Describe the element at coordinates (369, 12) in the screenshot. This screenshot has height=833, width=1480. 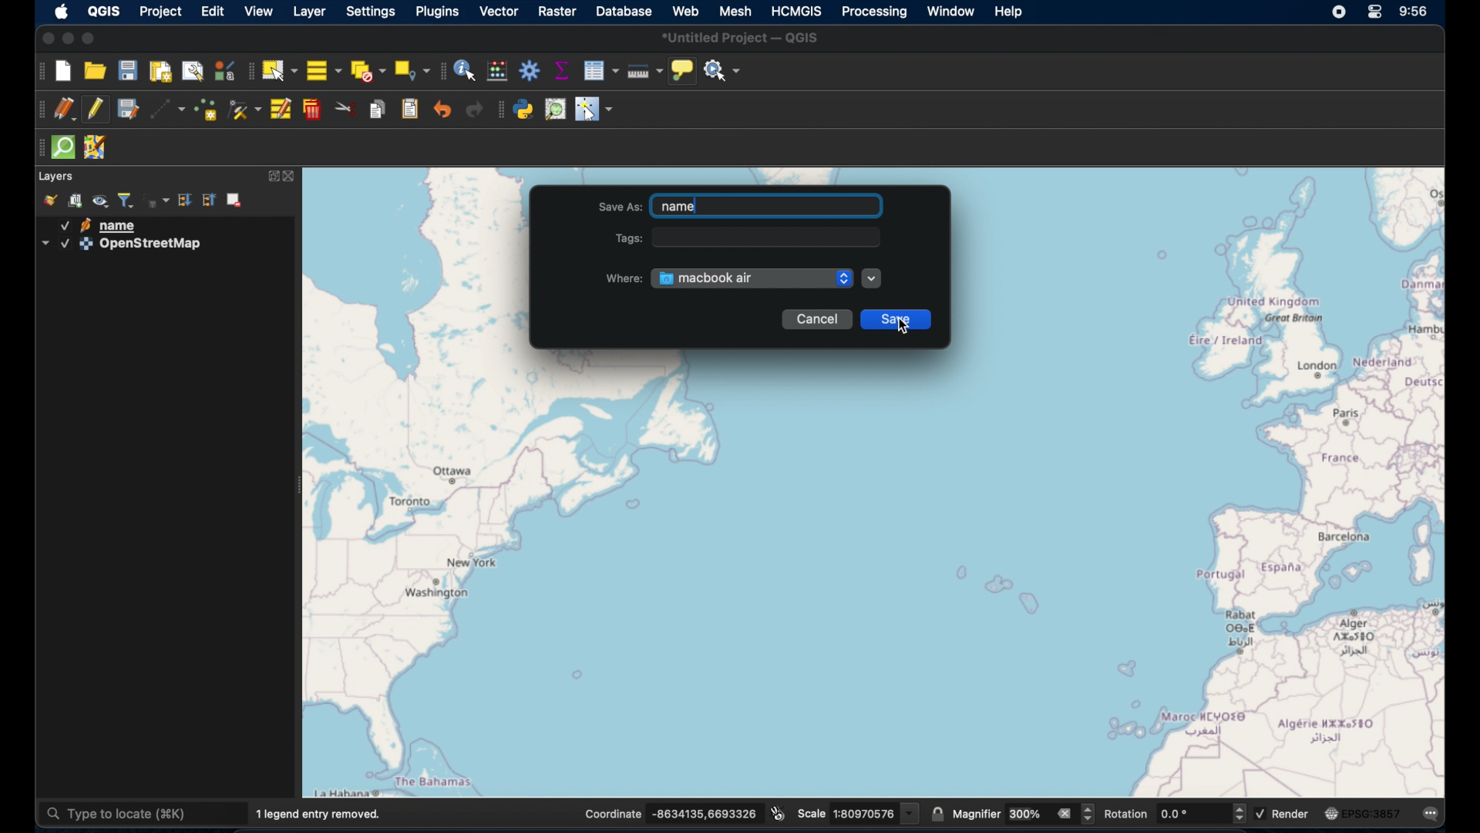
I see `settings` at that location.